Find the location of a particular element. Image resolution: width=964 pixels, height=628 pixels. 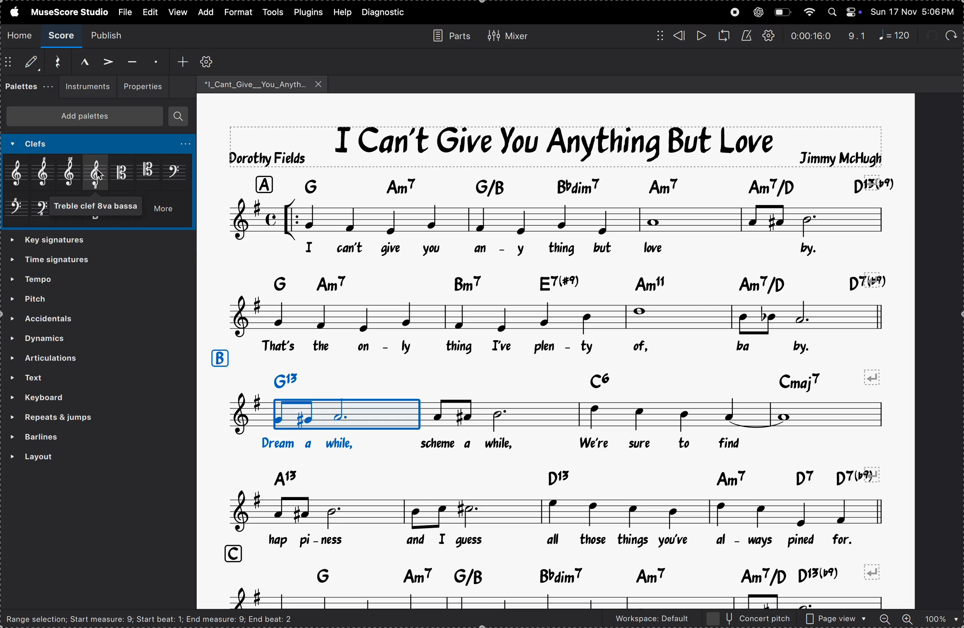

redo is located at coordinates (950, 34).